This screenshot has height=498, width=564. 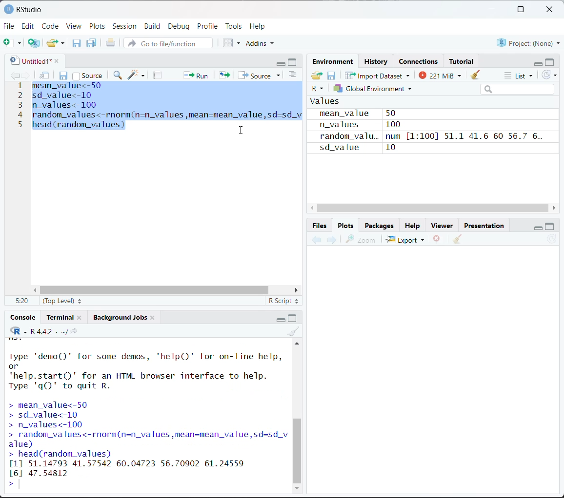 I want to click on new file, so click(x=12, y=43).